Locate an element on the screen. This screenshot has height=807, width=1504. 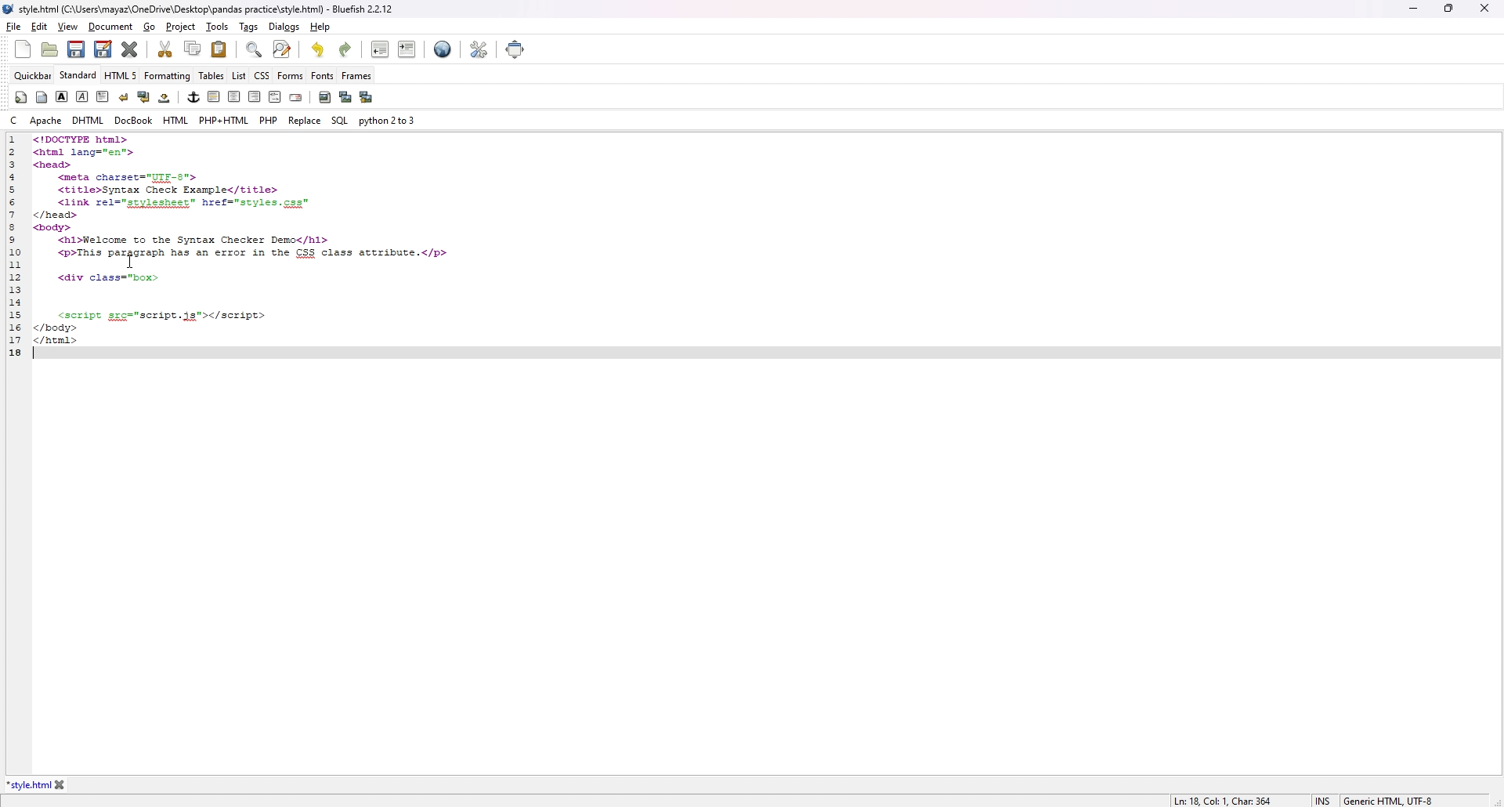
python 2to3 is located at coordinates (385, 121).